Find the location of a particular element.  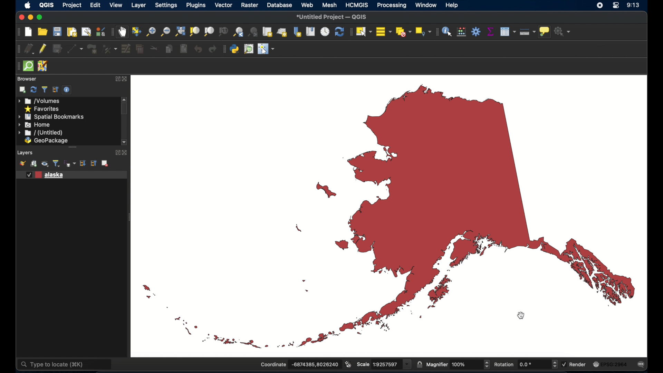

digitizing toolbar is located at coordinates (16, 49).